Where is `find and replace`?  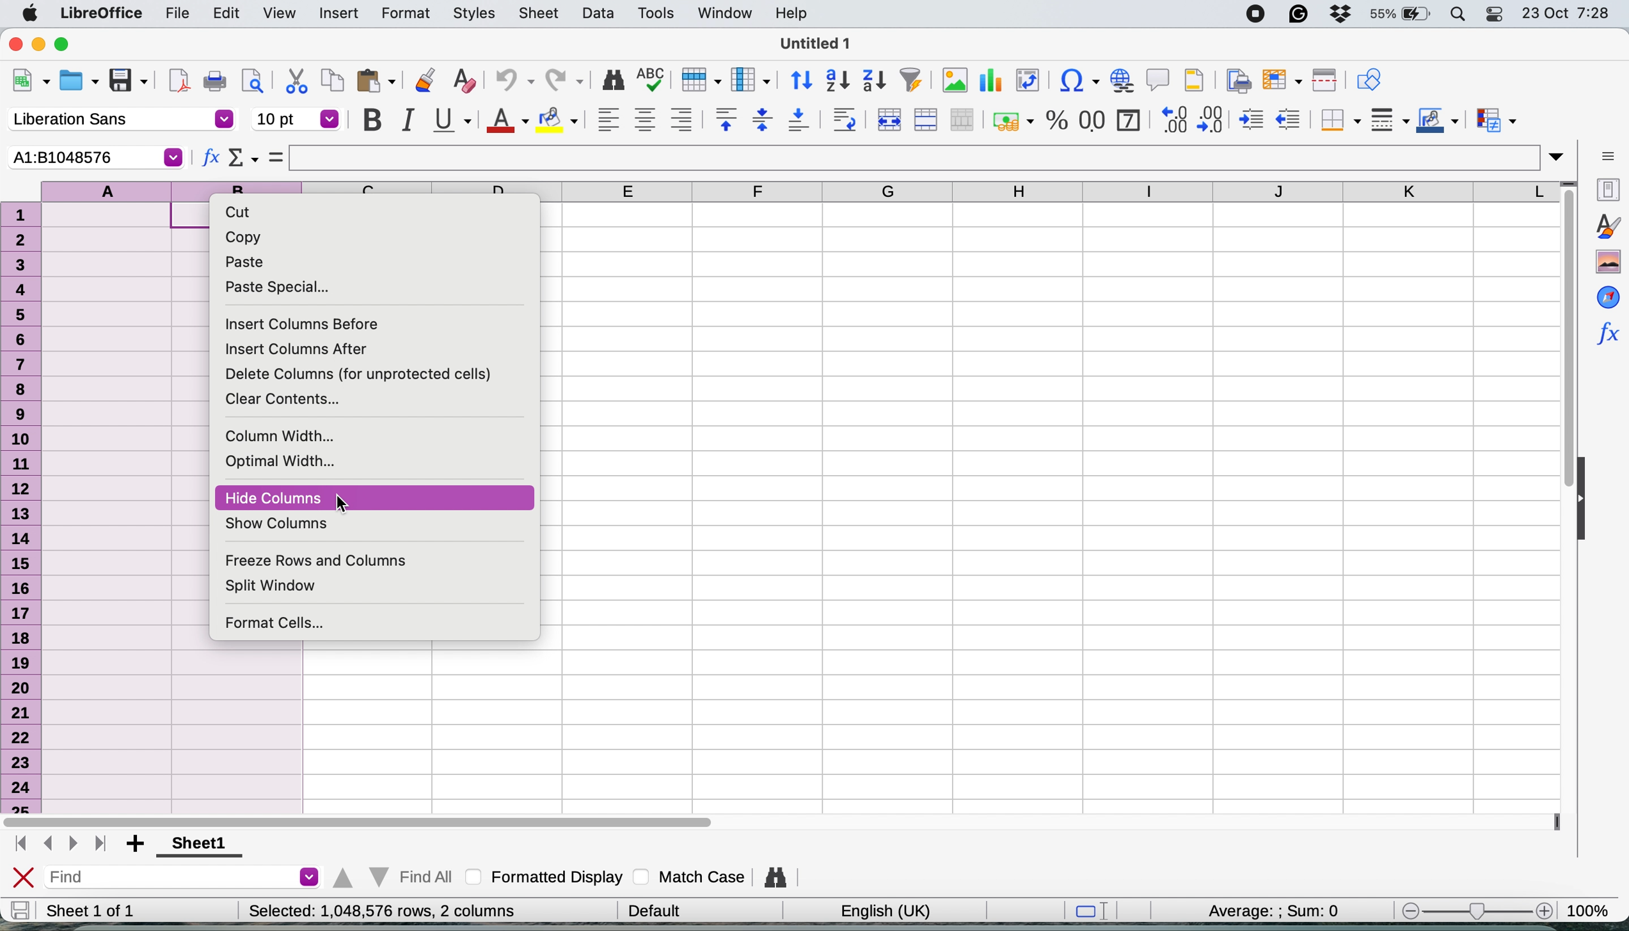
find and replace is located at coordinates (608, 79).